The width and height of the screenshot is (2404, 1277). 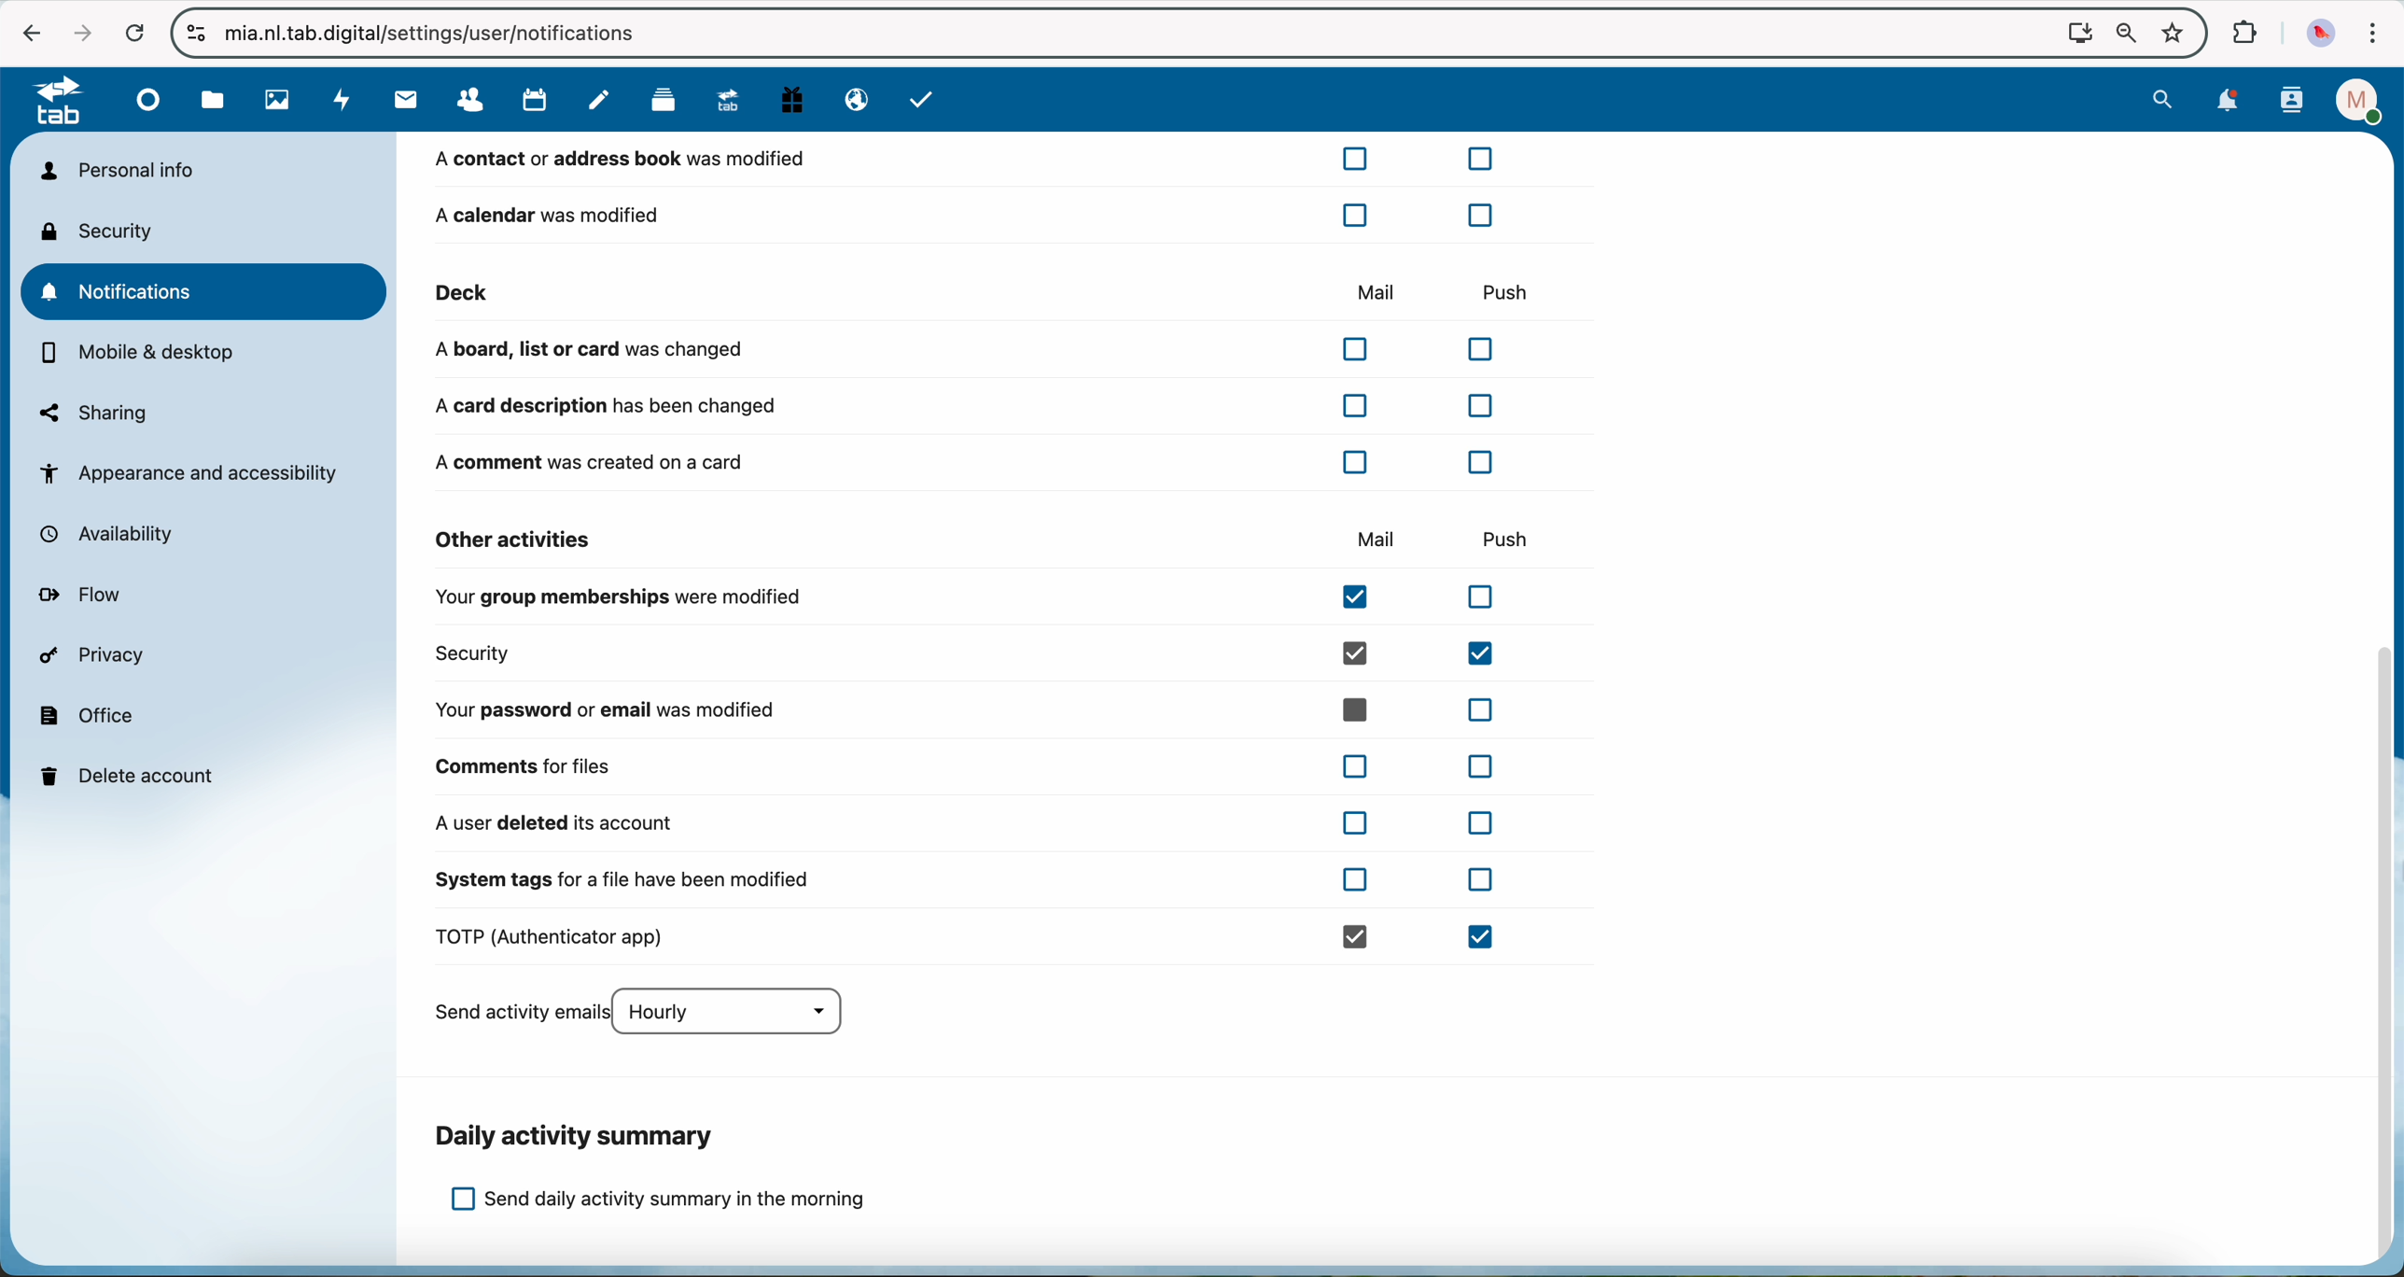 I want to click on delete account, so click(x=133, y=774).